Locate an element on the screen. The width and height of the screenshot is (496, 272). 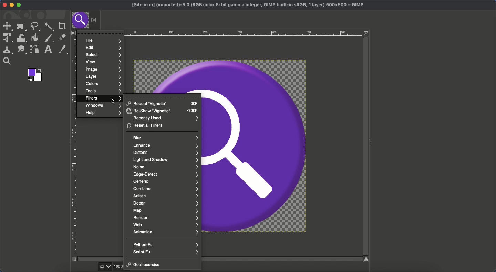
Scroll is located at coordinates (364, 147).